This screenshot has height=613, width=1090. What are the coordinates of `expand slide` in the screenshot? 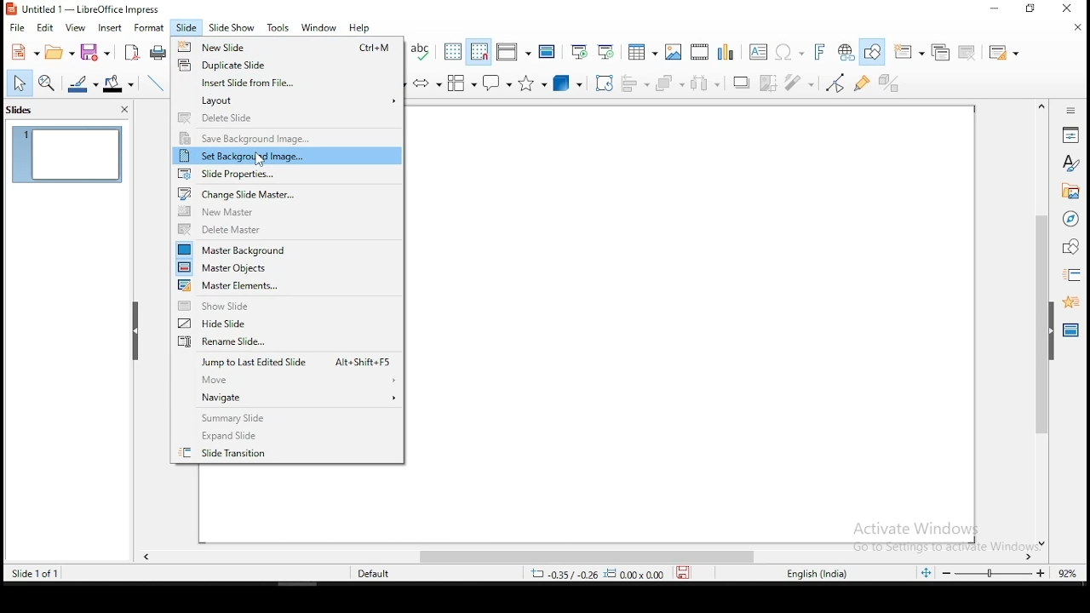 It's located at (290, 435).